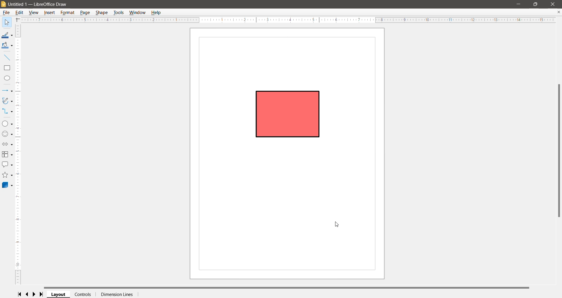 The height and width of the screenshot is (298, 562). I want to click on Vertical Scroll Bar, so click(18, 154).